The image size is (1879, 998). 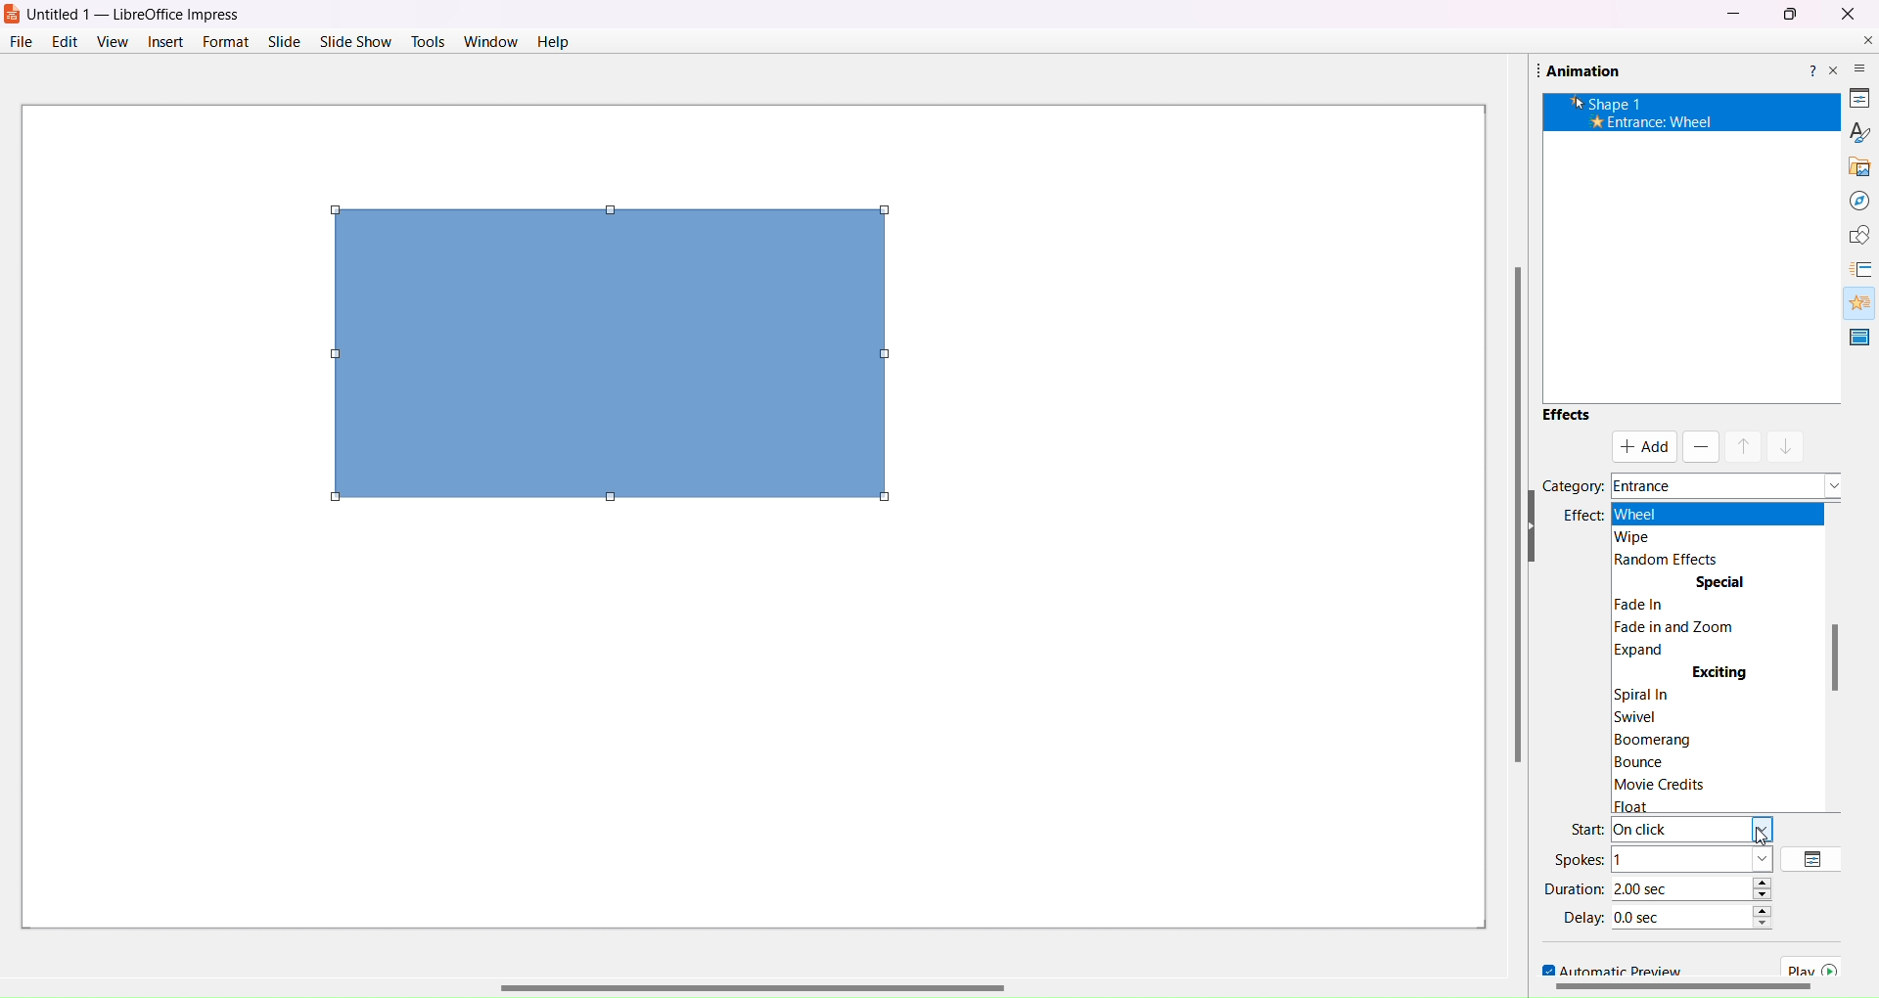 What do you see at coordinates (1726, 484) in the screenshot?
I see `Names of Category` at bounding box center [1726, 484].